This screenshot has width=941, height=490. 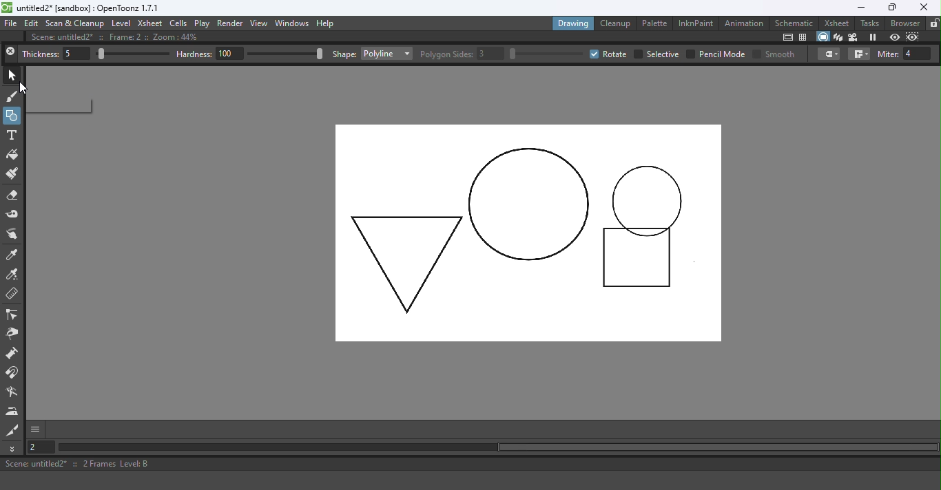 I want to click on GUI show/hide, so click(x=37, y=429).